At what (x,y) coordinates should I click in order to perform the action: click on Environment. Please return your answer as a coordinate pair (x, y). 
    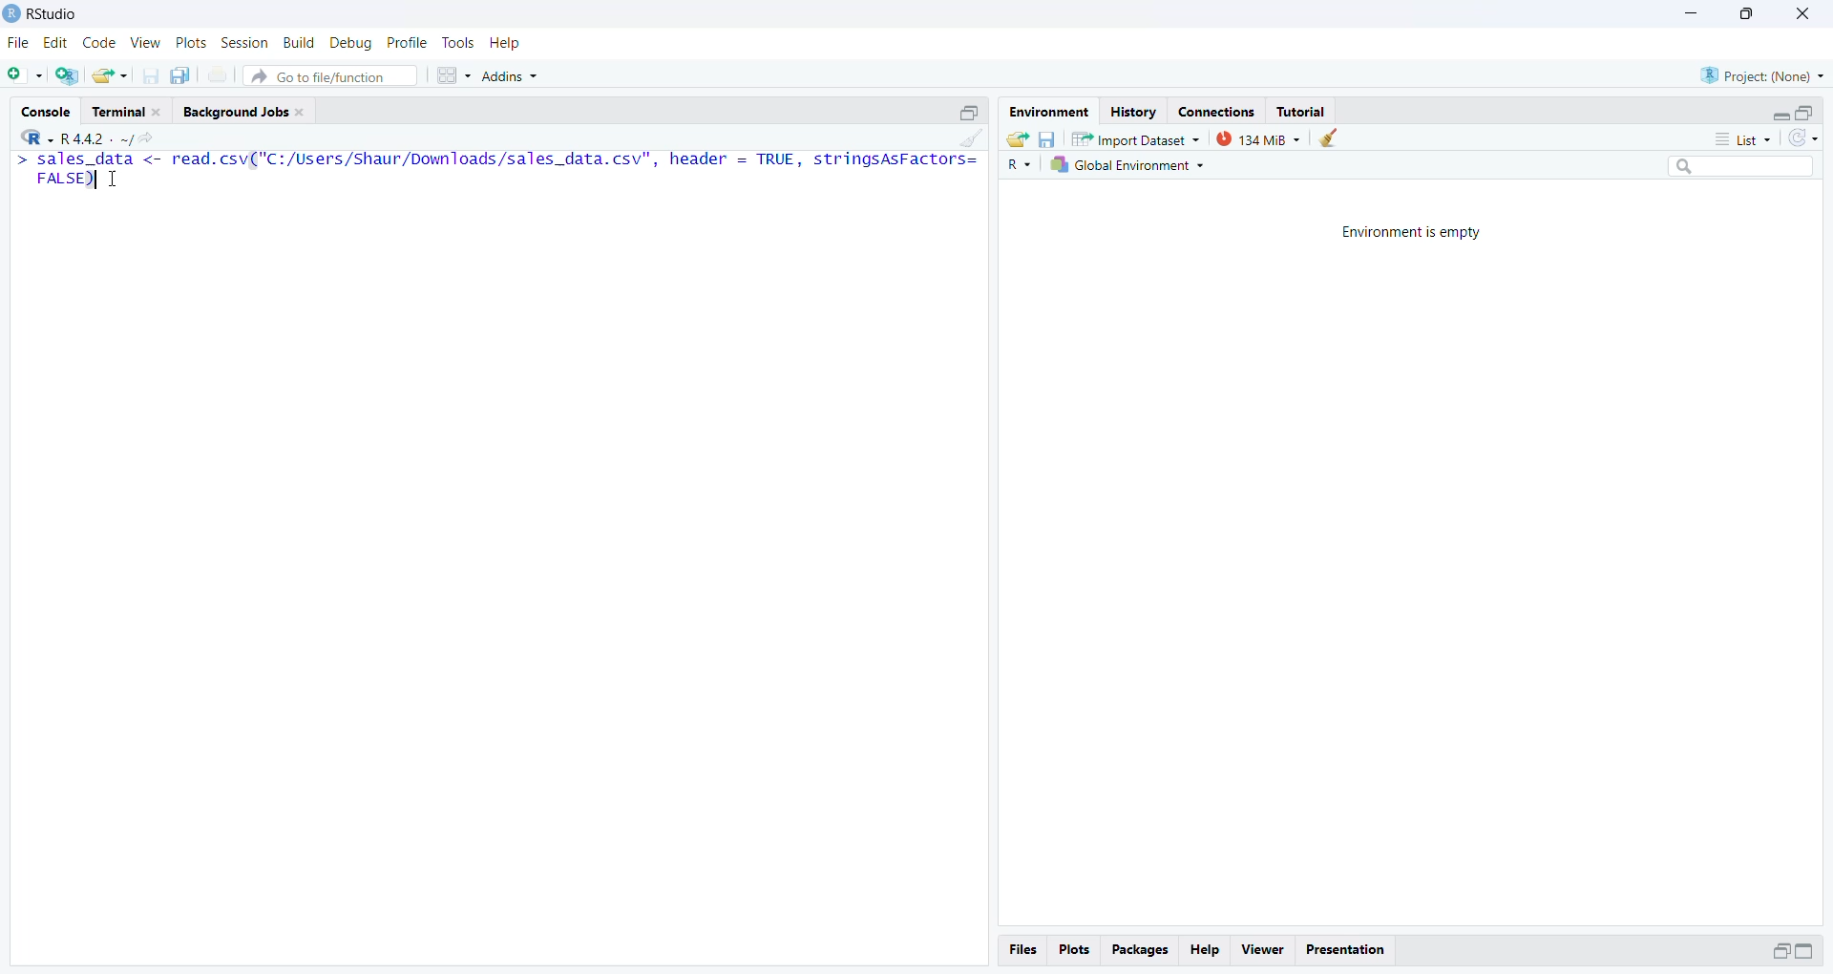
    Looking at the image, I should click on (1046, 113).